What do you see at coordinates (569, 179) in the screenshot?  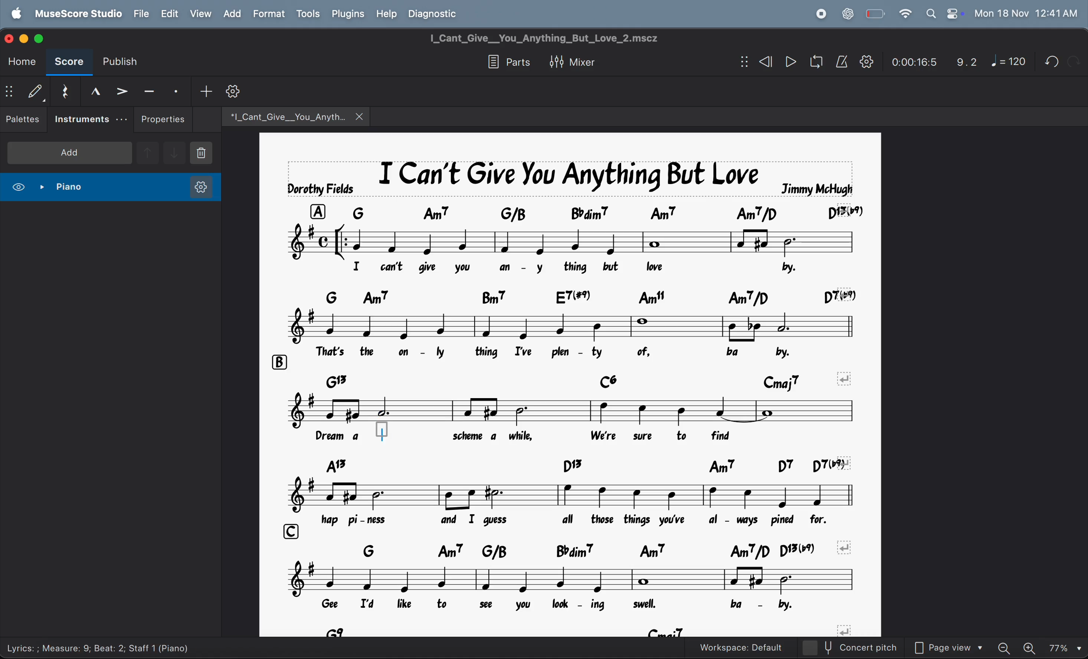 I see `music title` at bounding box center [569, 179].